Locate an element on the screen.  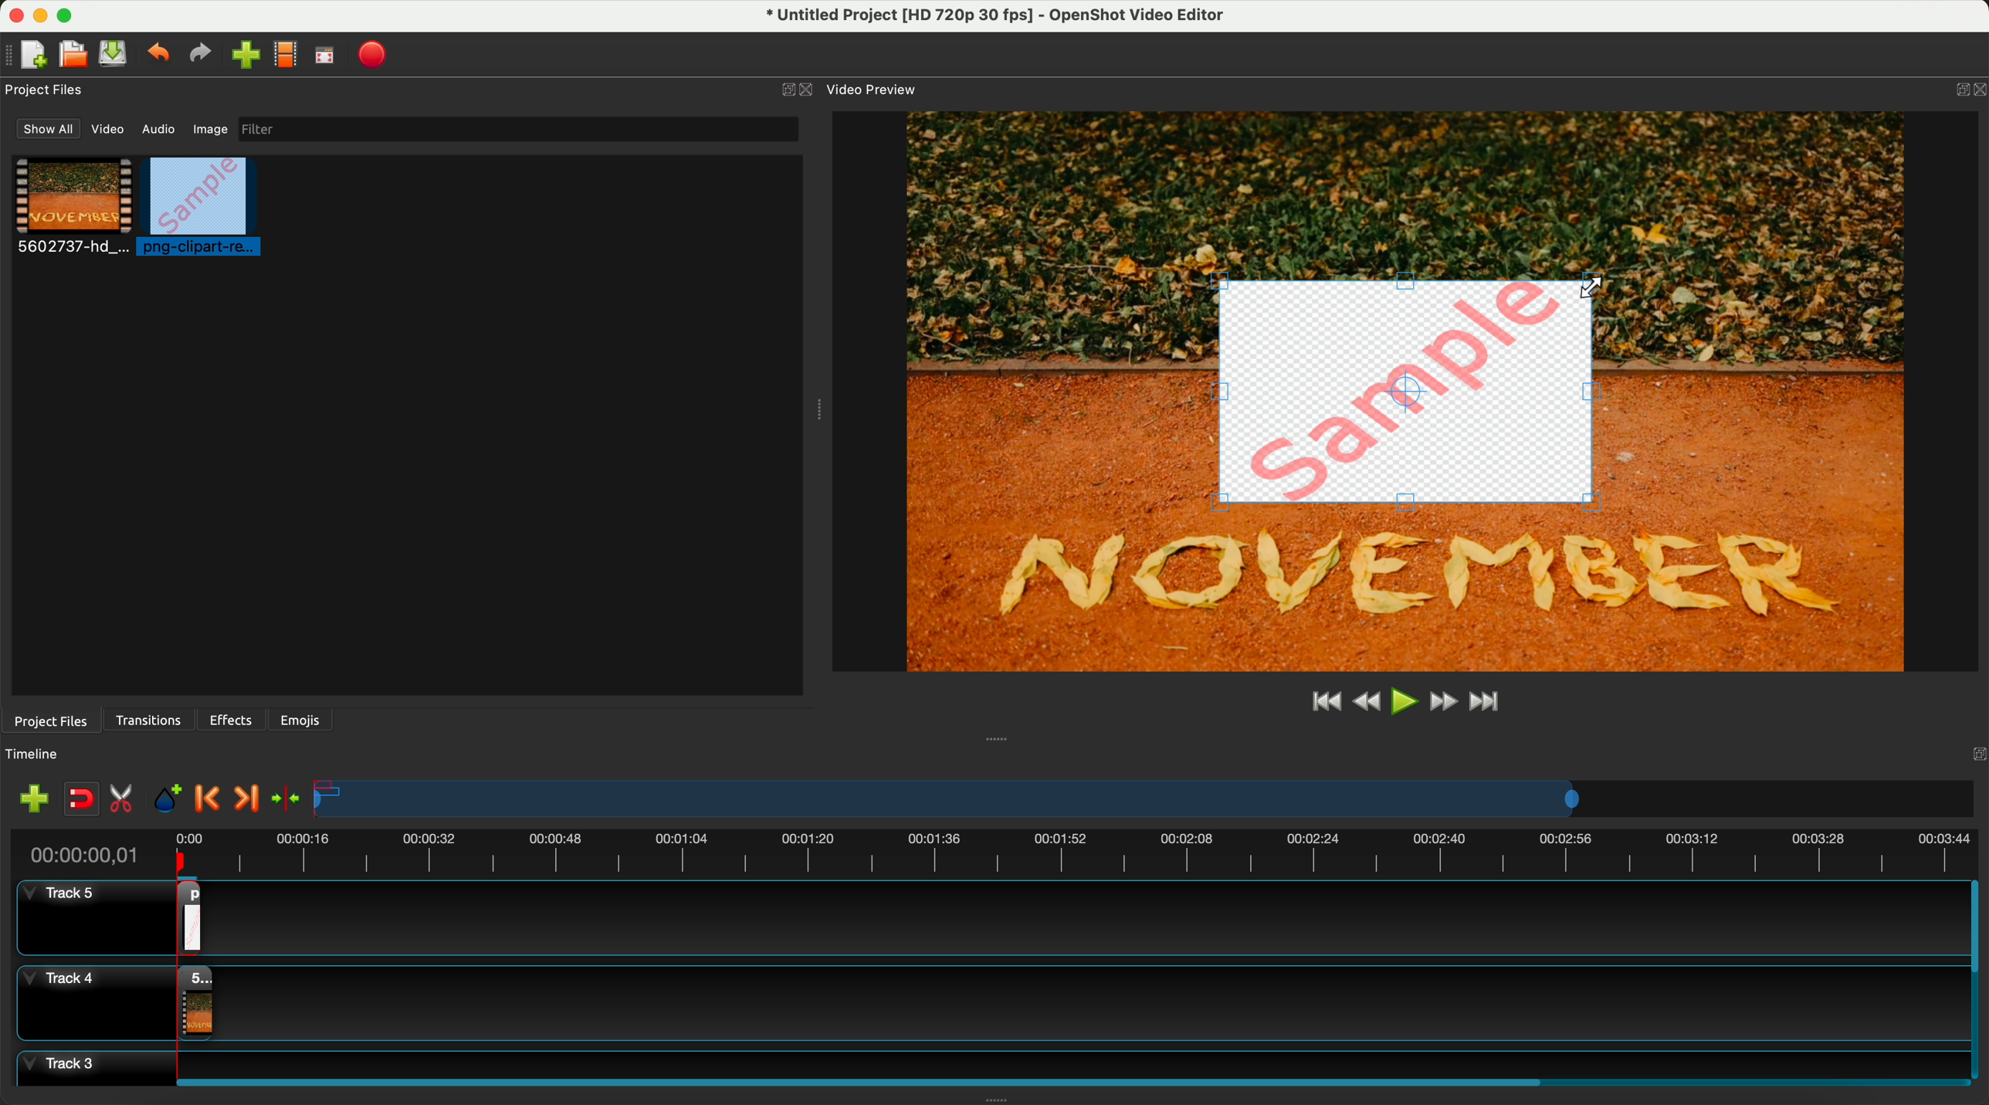
full screen is located at coordinates (326, 59).